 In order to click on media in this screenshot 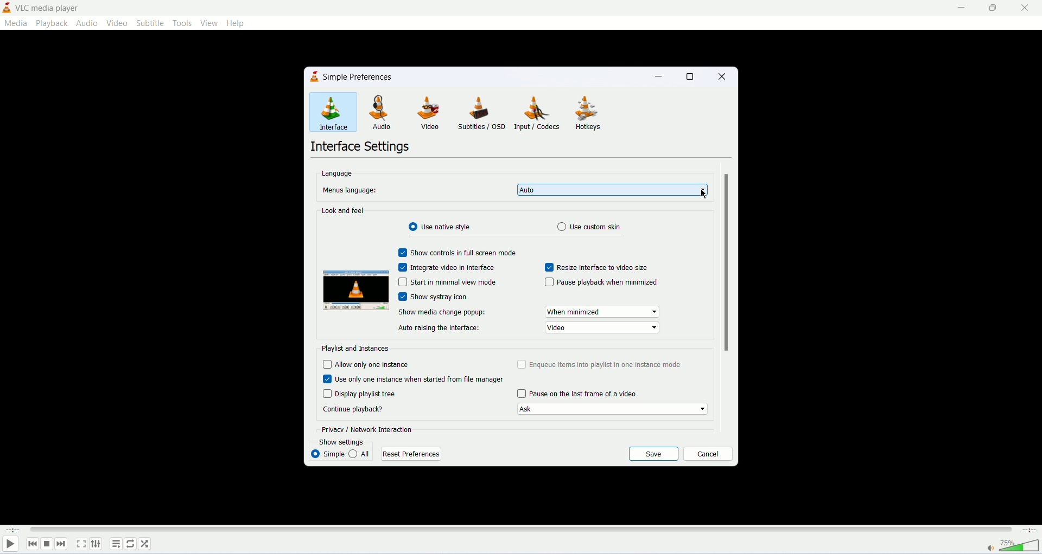, I will do `click(15, 24)`.